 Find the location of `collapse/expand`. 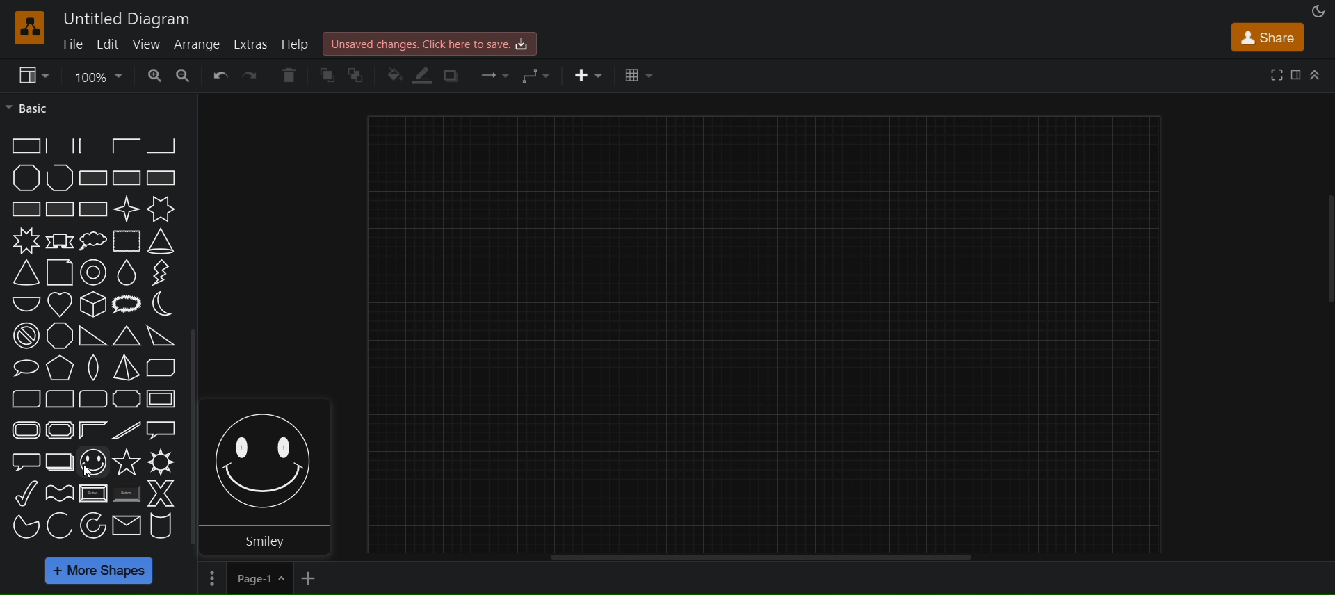

collapse/expand is located at coordinates (1317, 74).